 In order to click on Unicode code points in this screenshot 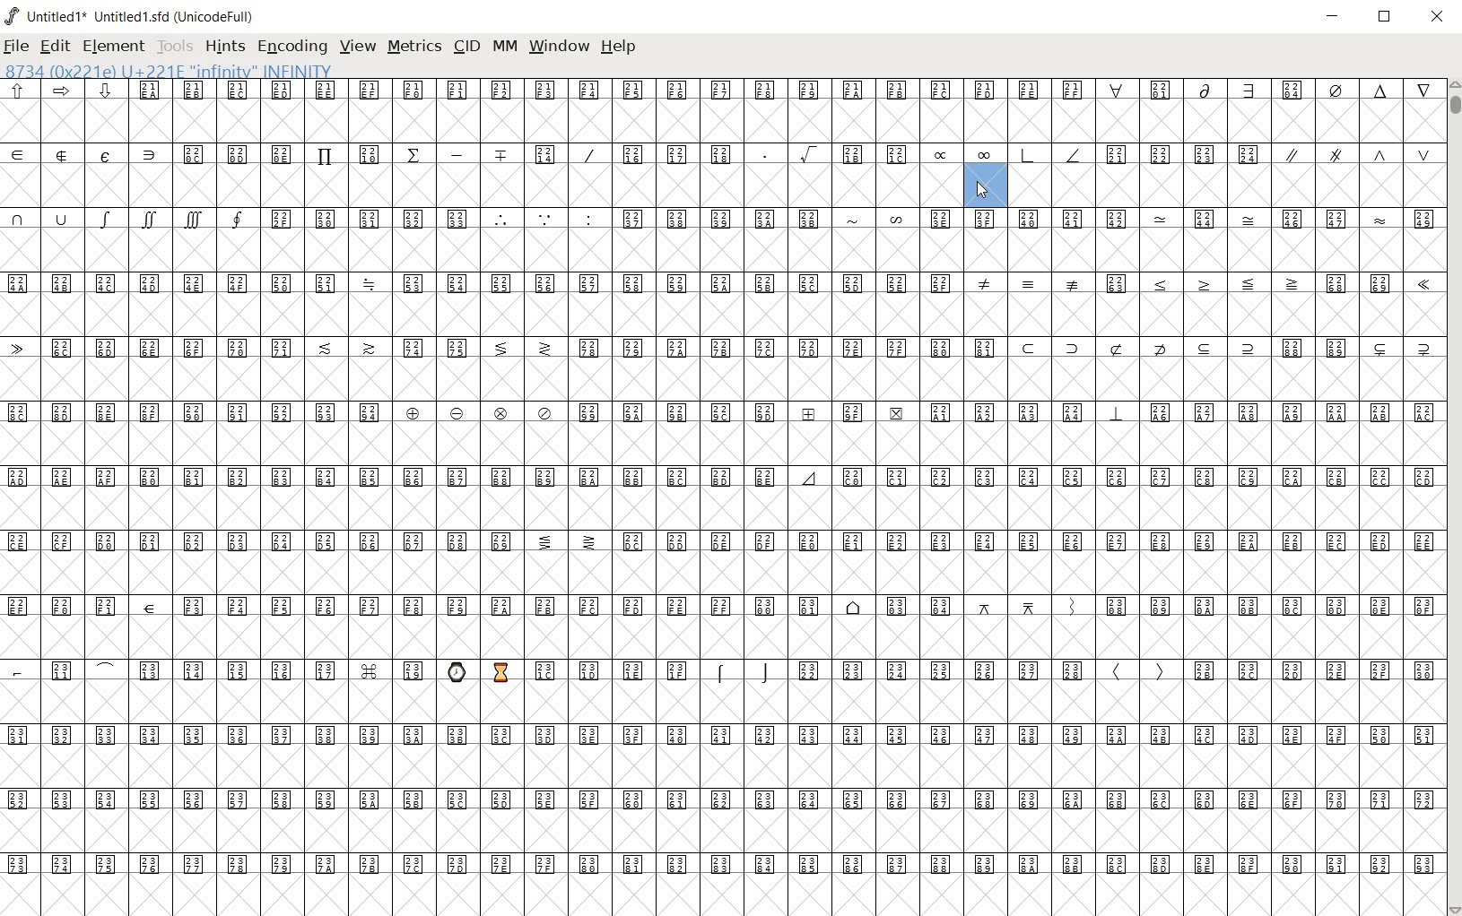, I will do `click(1315, 220)`.